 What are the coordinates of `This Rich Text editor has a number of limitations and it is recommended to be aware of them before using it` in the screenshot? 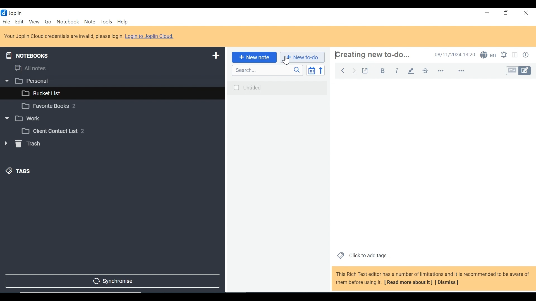 It's located at (433, 279).